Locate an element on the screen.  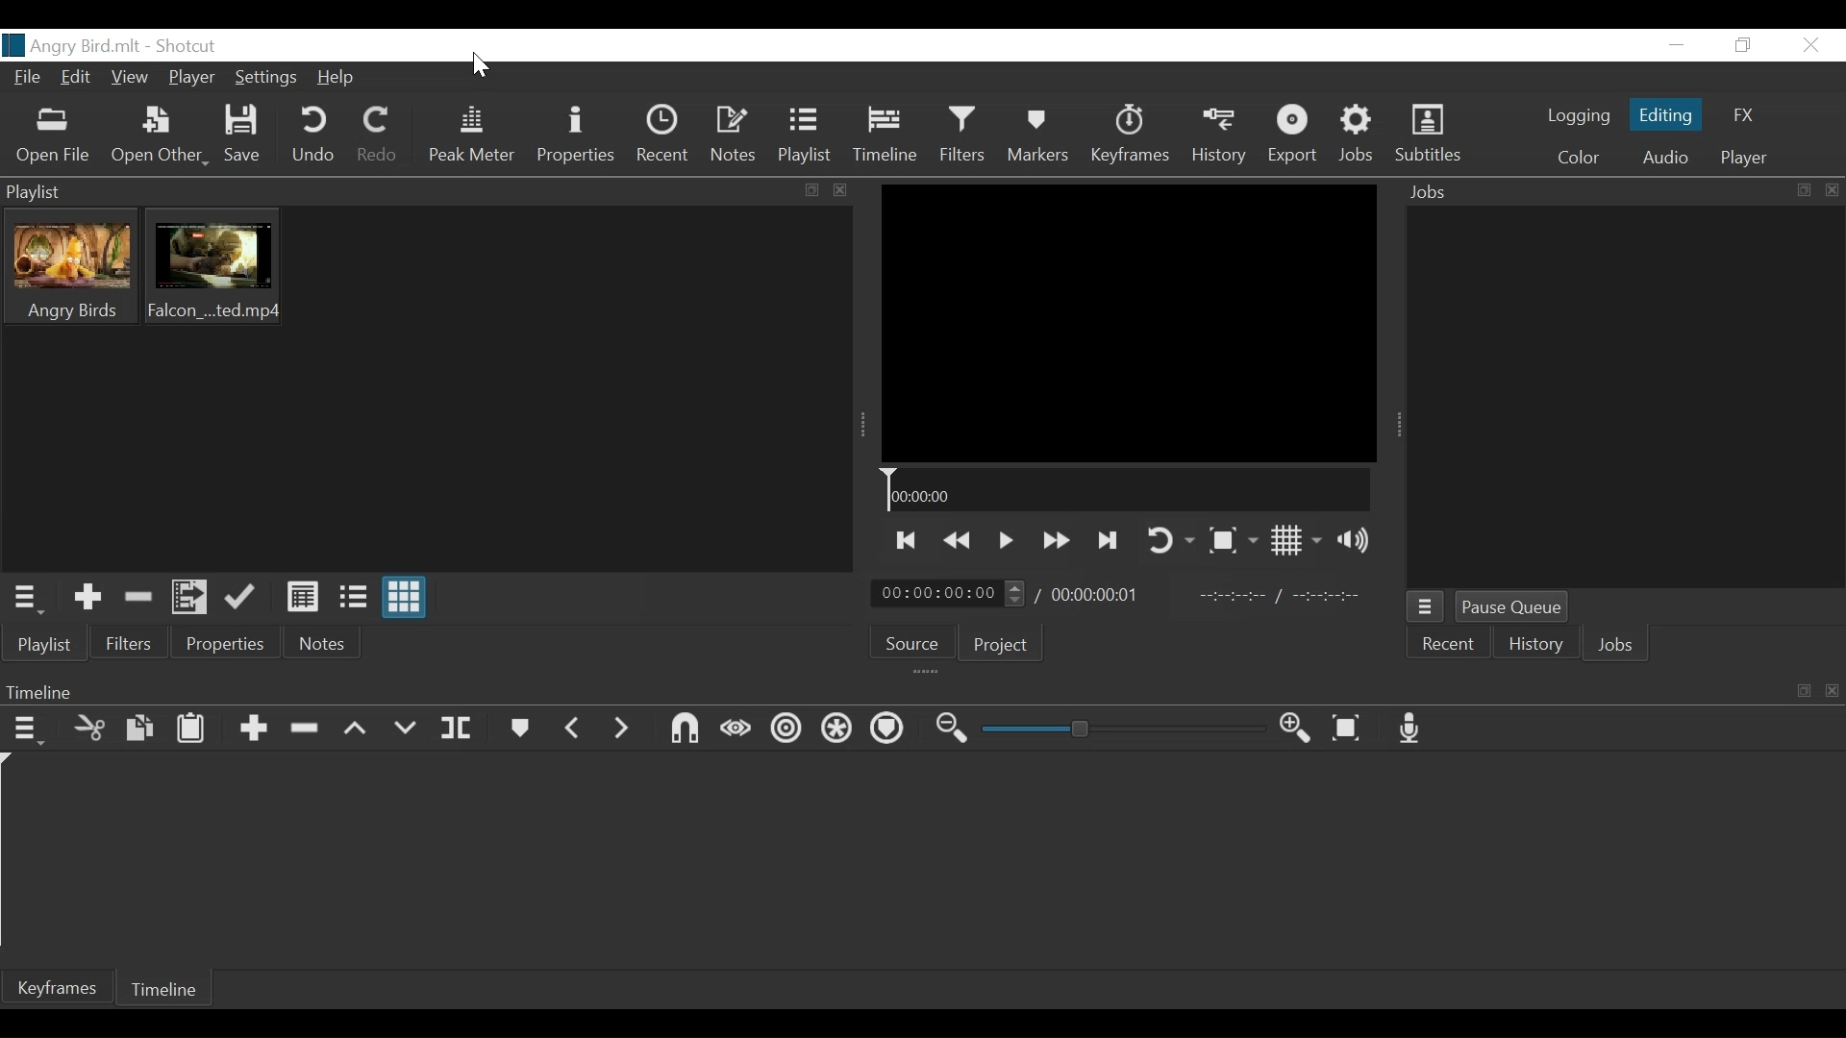
Notes is located at coordinates (734, 137).